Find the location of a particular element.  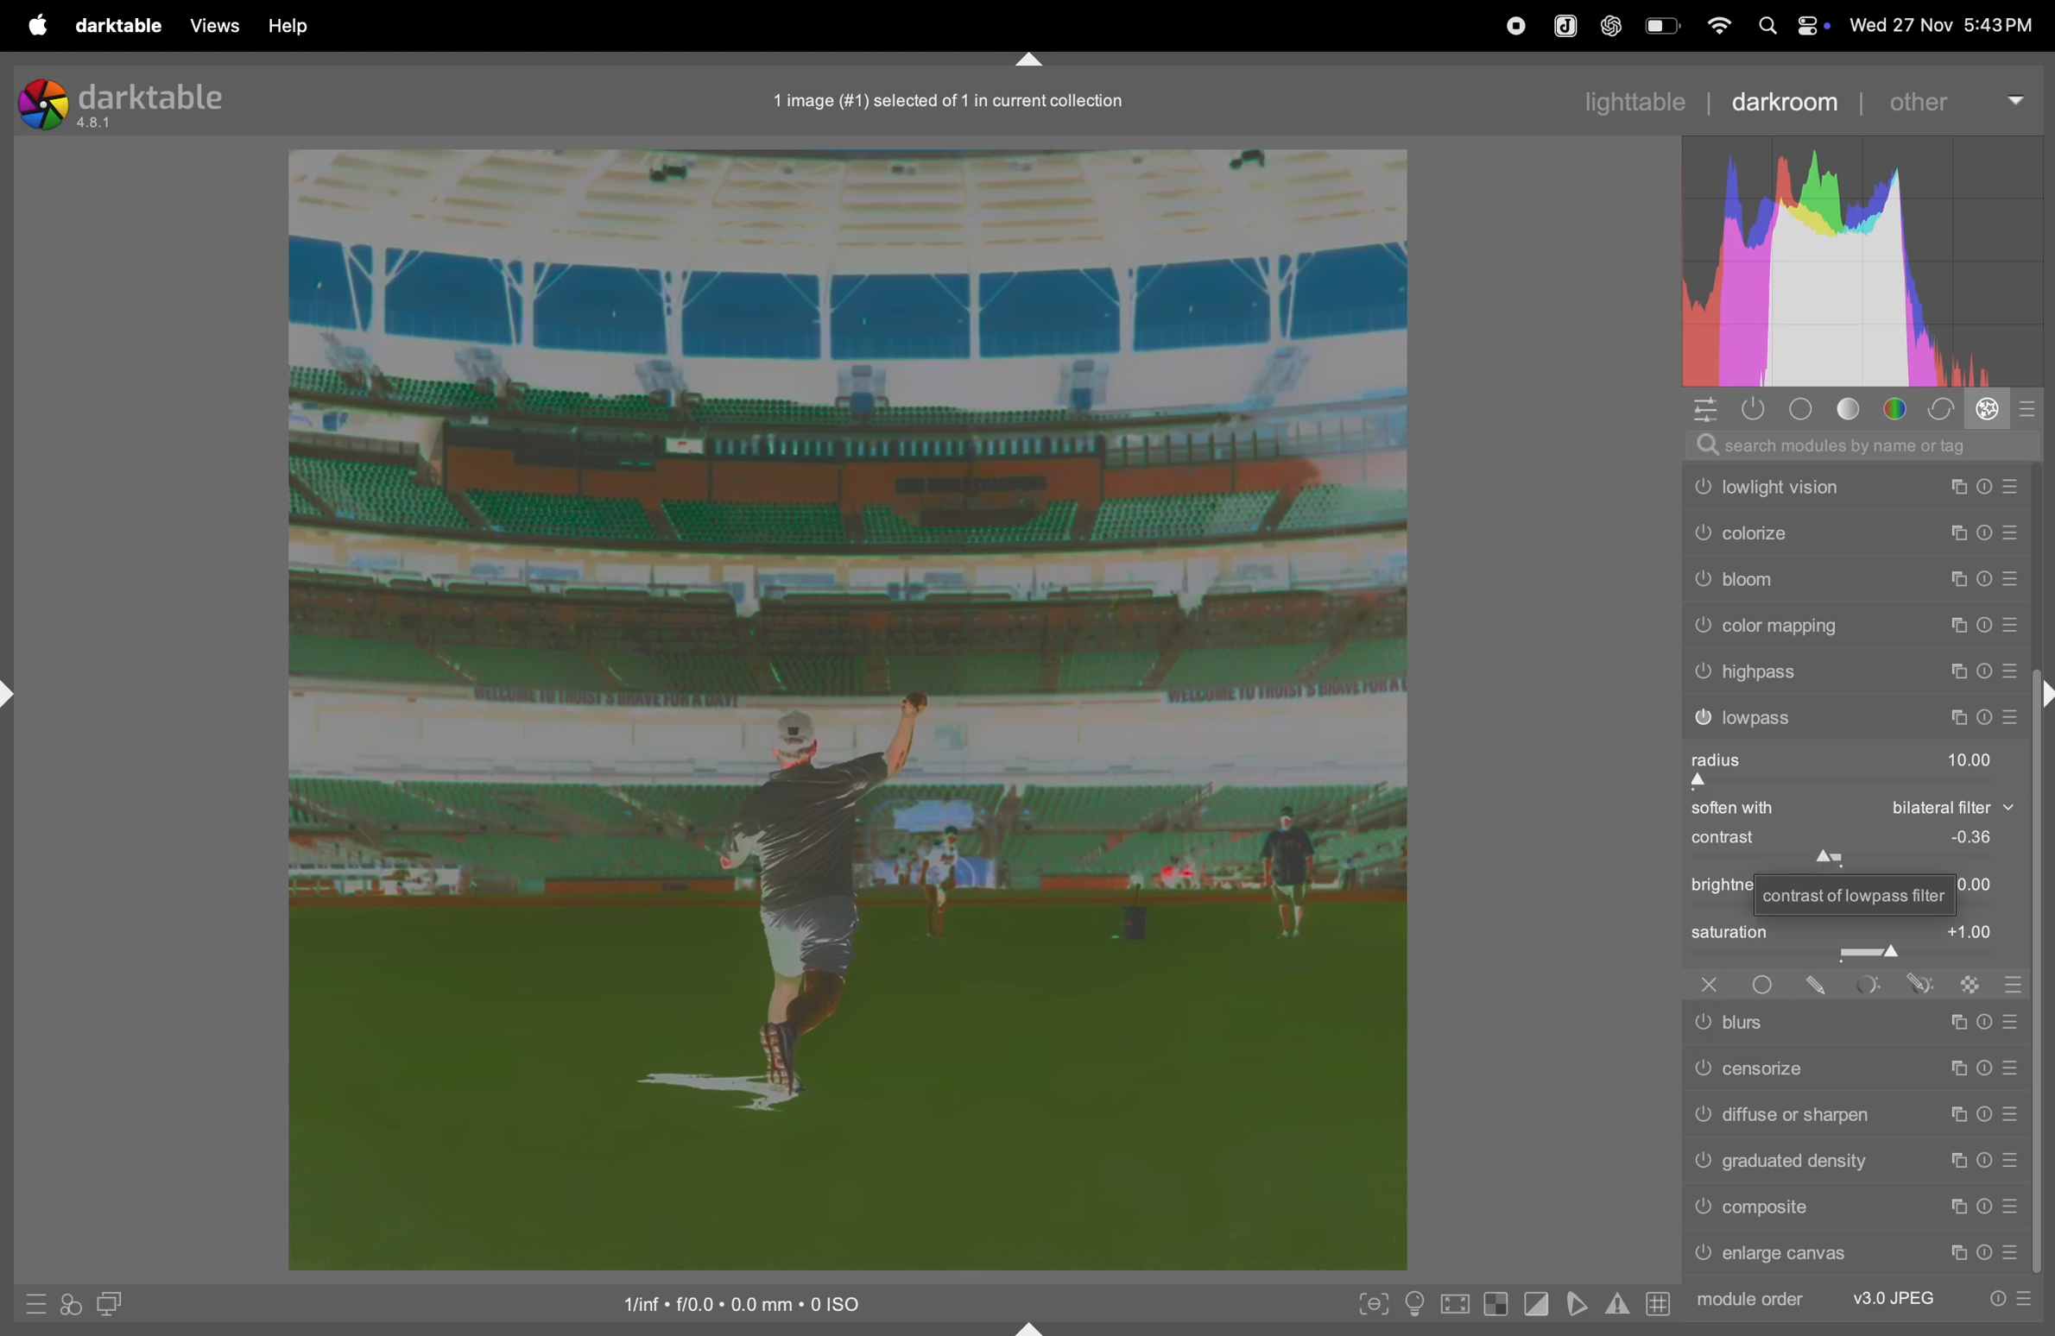

bloom is located at coordinates (1852, 583).